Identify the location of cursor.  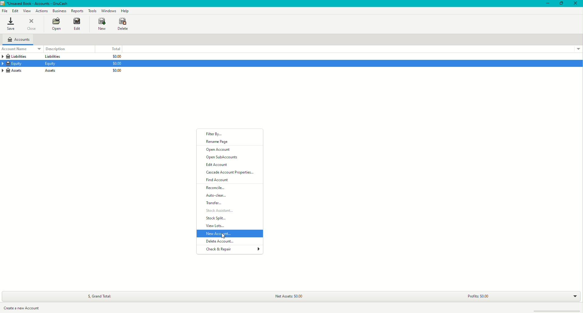
(224, 236).